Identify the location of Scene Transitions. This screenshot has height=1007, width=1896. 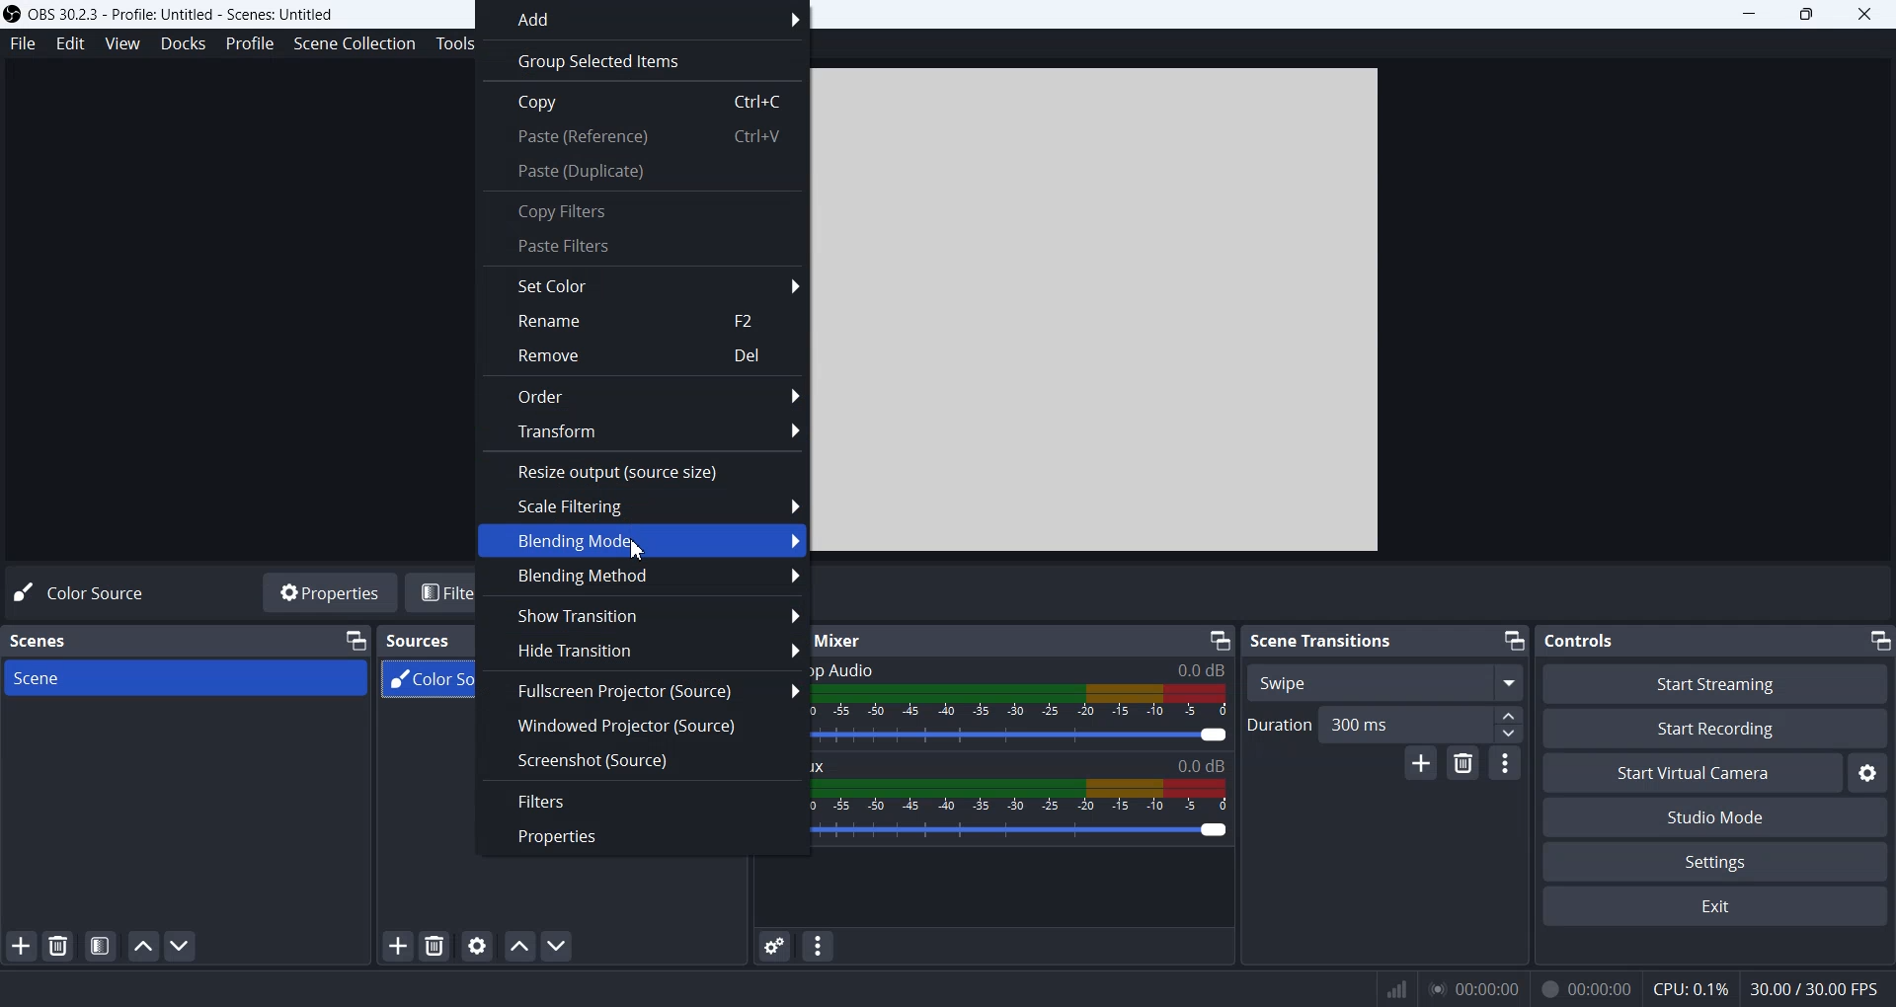
(1323, 640).